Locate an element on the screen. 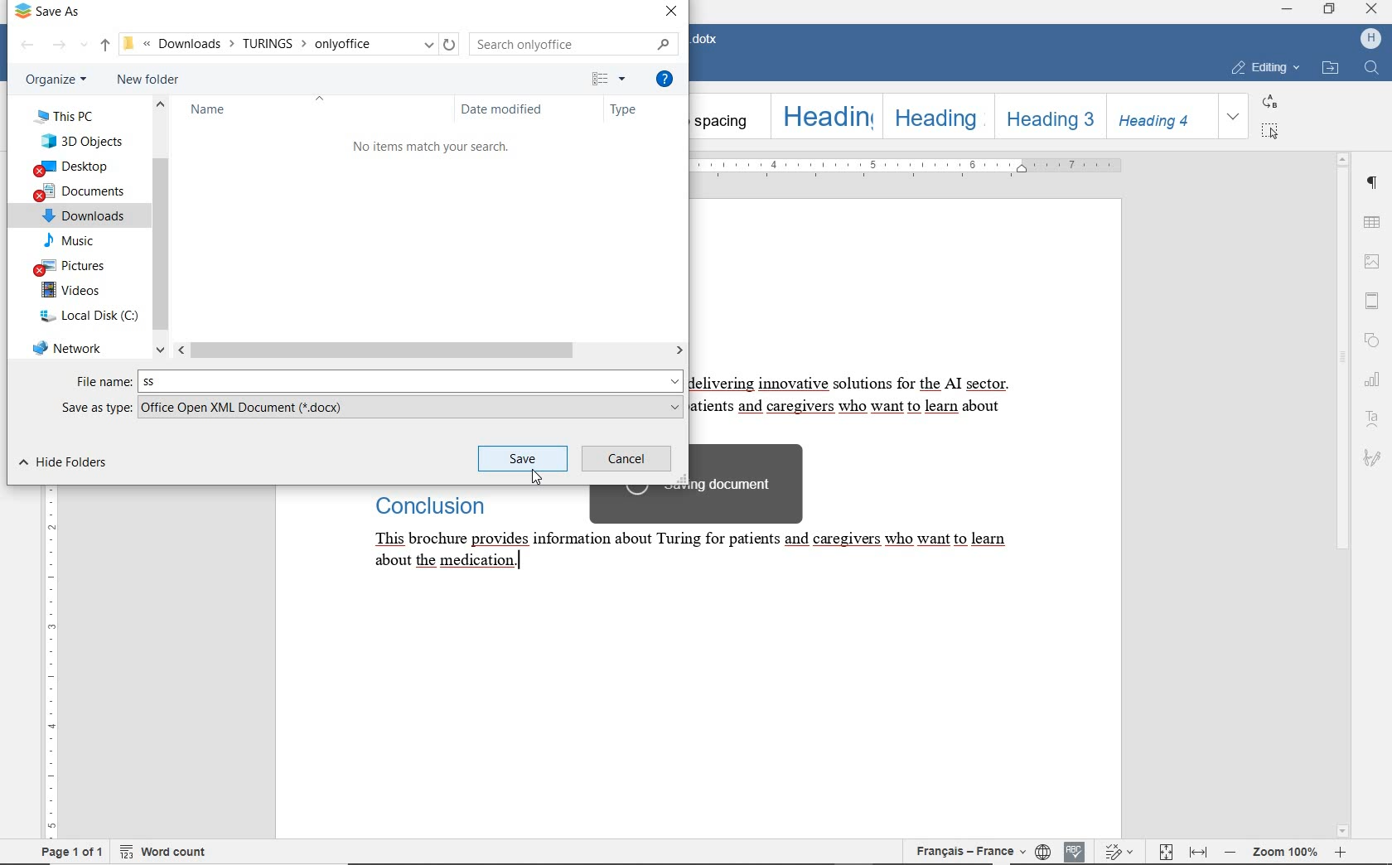  VIDEOS is located at coordinates (72, 290).